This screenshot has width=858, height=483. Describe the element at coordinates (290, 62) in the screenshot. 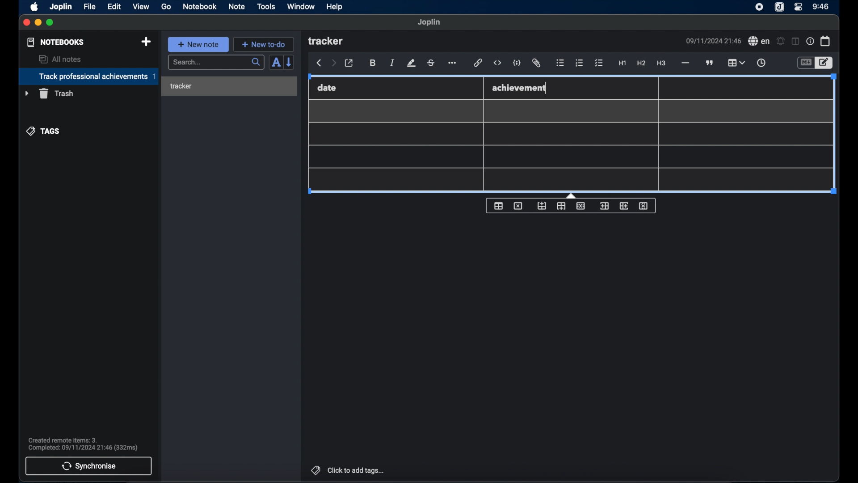

I see `reverse sort order` at that location.